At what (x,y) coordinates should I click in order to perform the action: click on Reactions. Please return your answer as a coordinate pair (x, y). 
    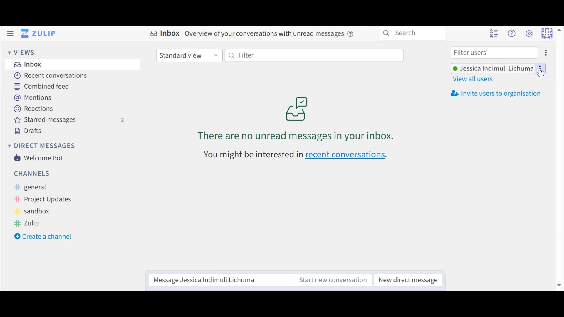
    Looking at the image, I should click on (35, 109).